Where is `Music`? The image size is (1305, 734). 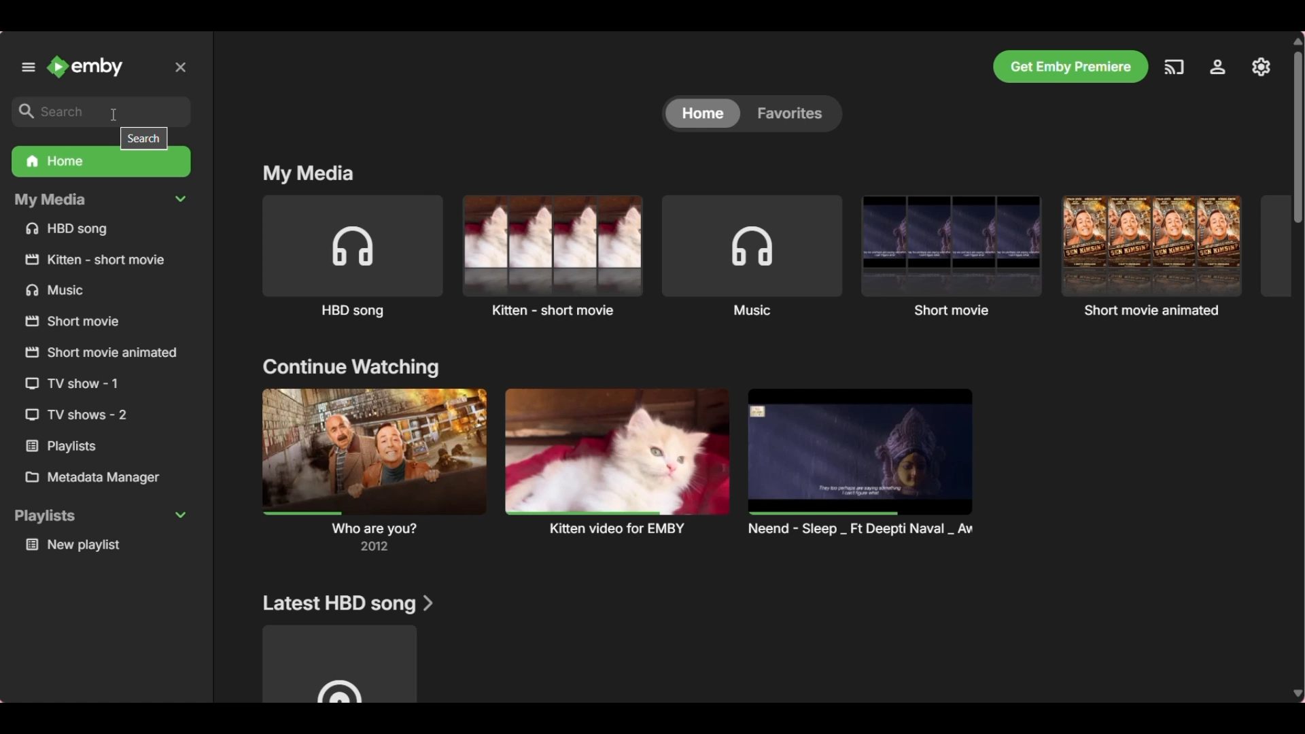 Music is located at coordinates (752, 256).